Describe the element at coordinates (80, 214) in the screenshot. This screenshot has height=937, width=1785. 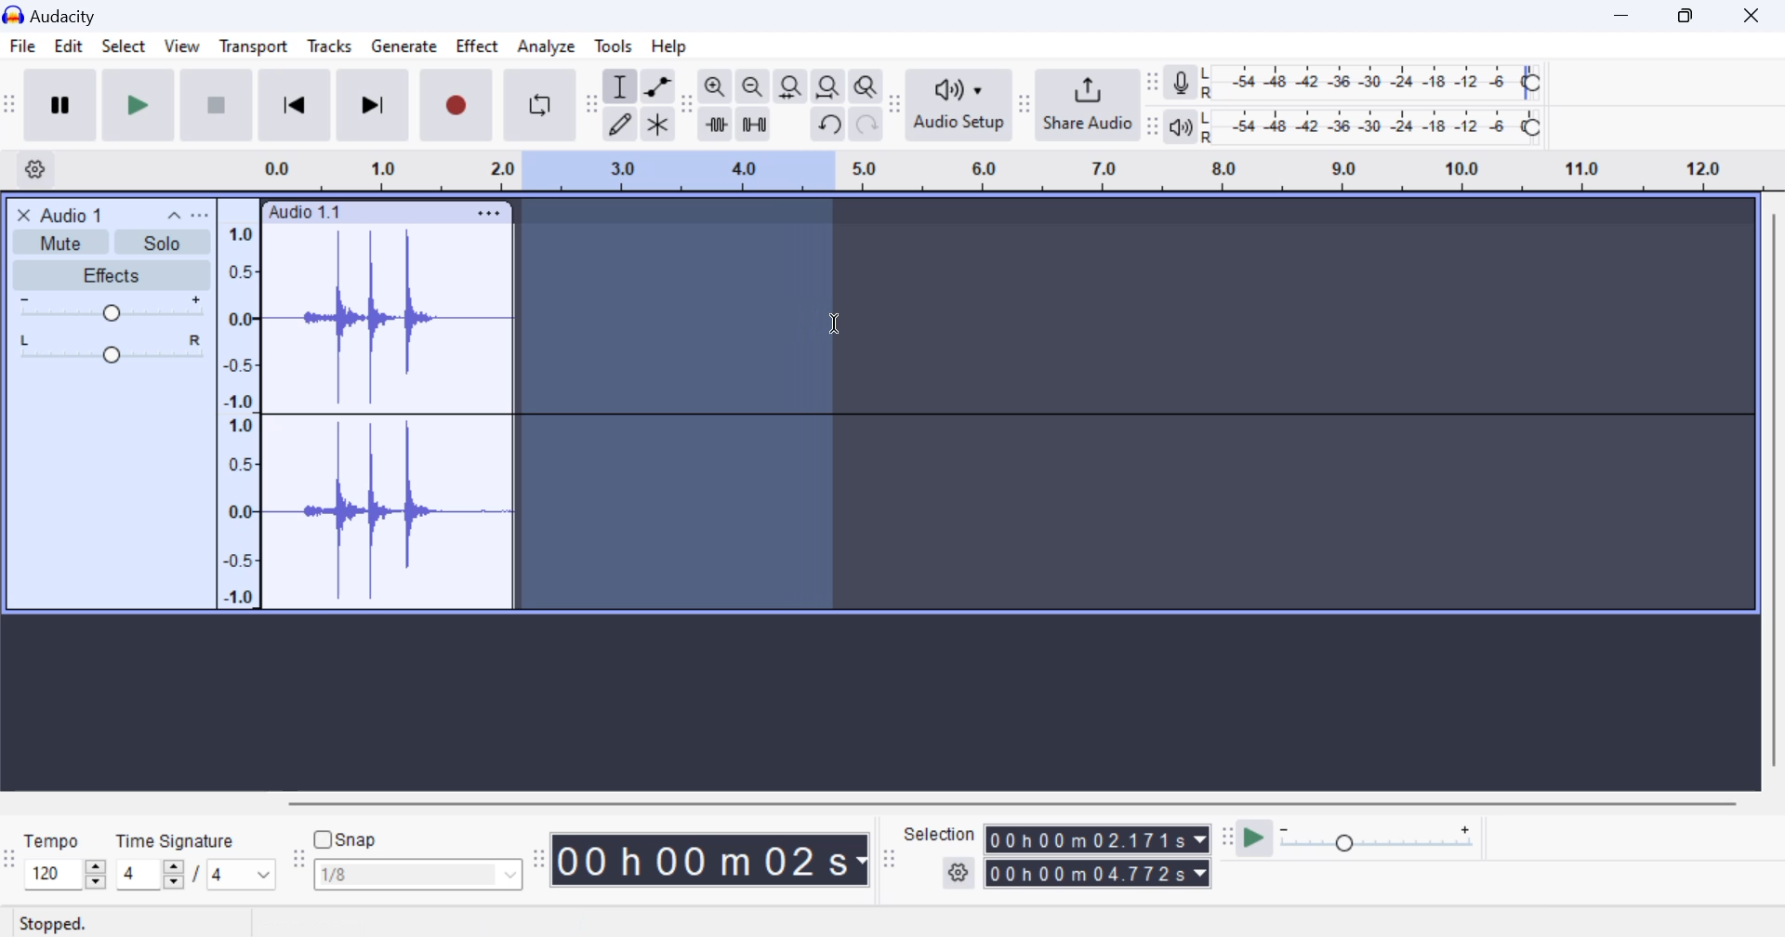
I see `Clip Title` at that location.